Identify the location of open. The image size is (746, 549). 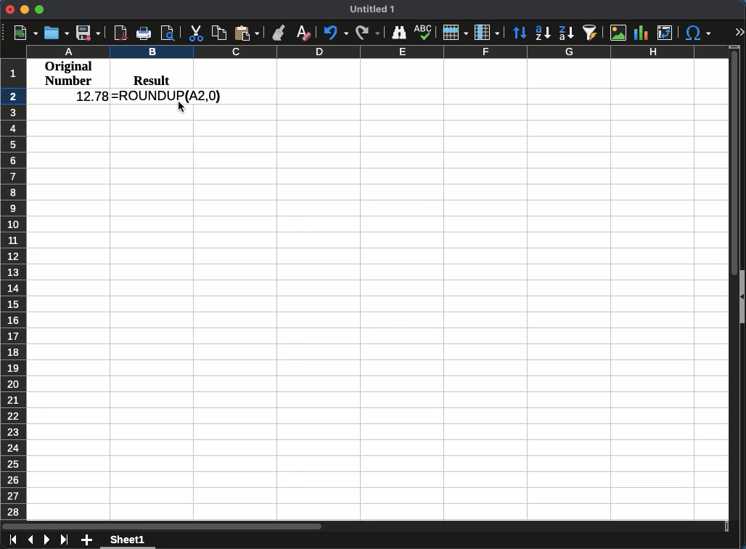
(58, 33).